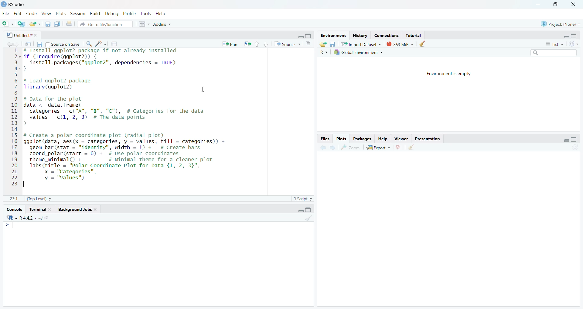  I want to click on ‘Background Jobs, so click(77, 210).